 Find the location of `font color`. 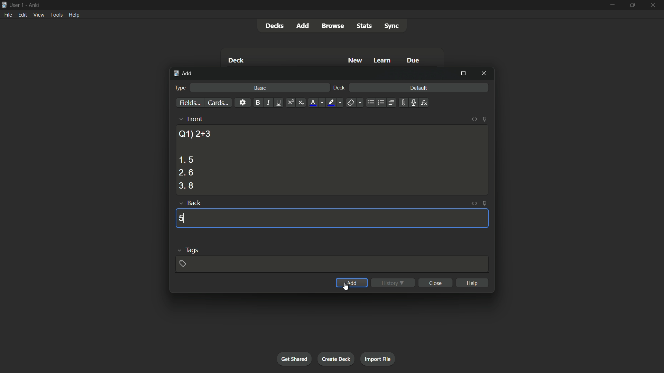

font color is located at coordinates (313, 103).